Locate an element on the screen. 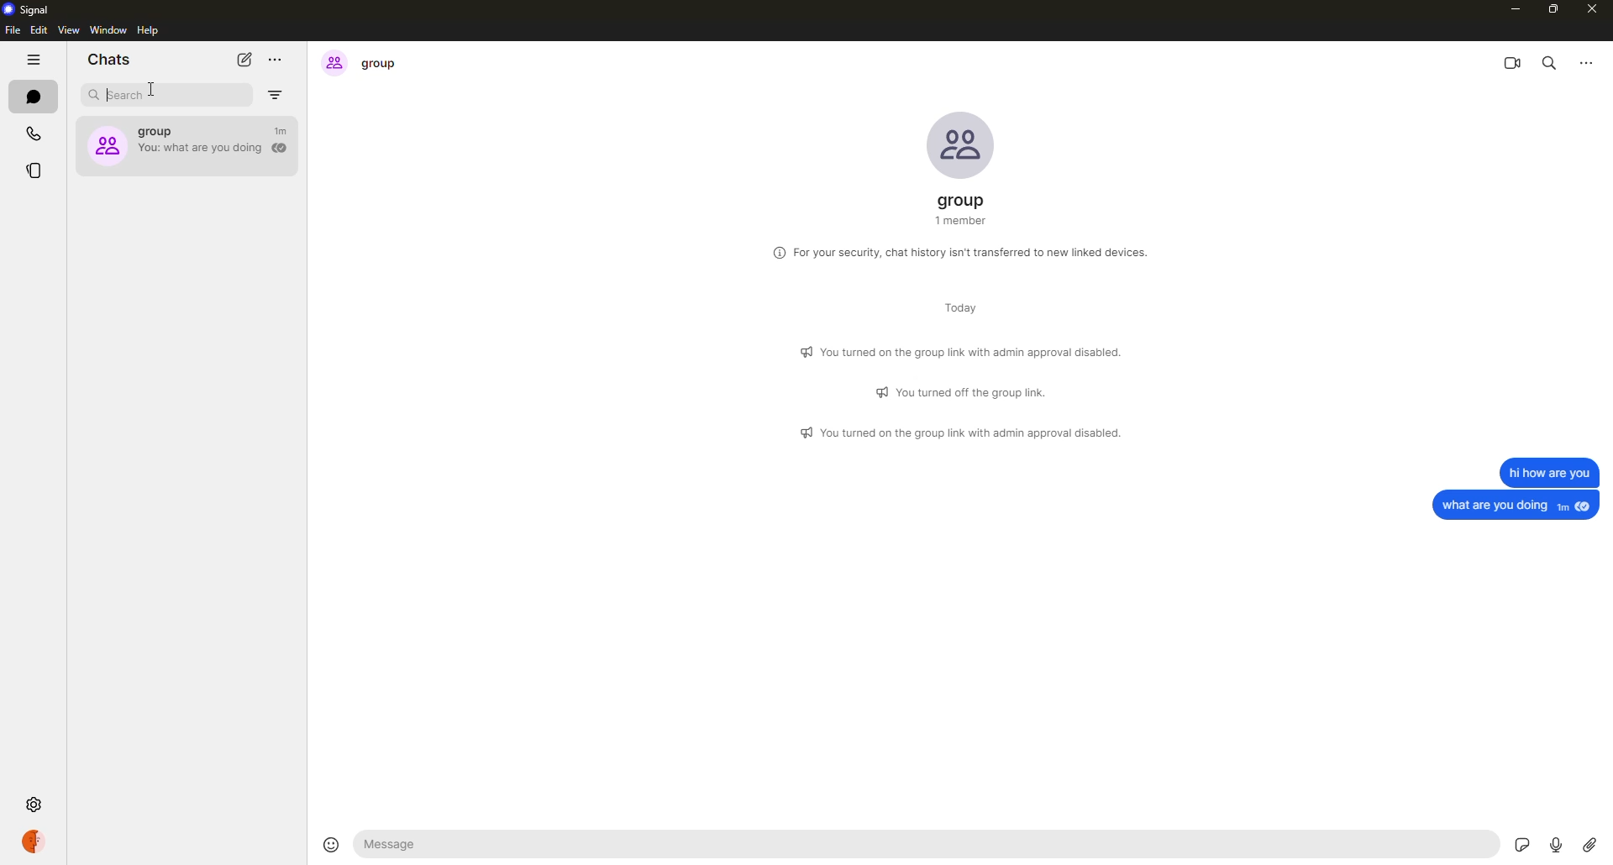 Image resolution: width=1613 pixels, height=865 pixels. emoji is located at coordinates (328, 842).